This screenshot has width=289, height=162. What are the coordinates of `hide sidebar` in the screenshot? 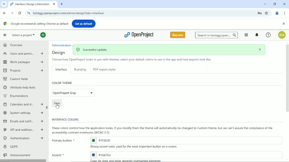 It's located at (47, 108).